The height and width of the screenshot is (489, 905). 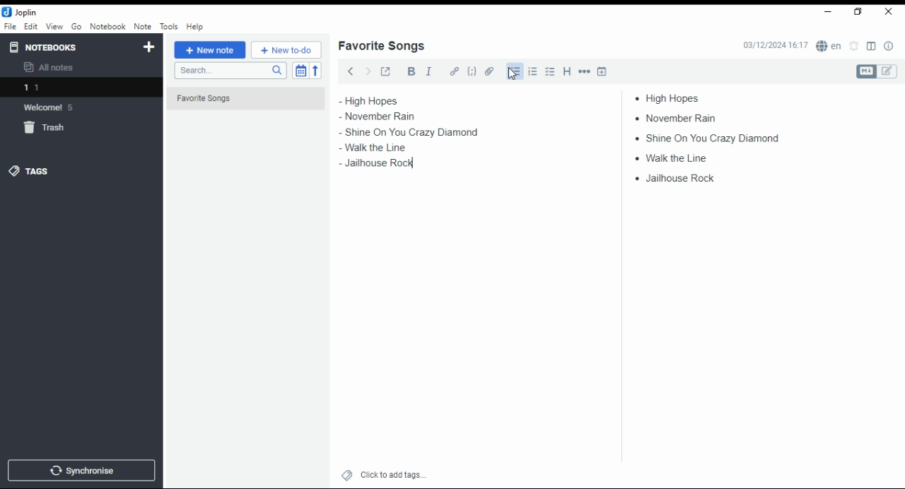 I want to click on jailhouse rock, so click(x=375, y=165).